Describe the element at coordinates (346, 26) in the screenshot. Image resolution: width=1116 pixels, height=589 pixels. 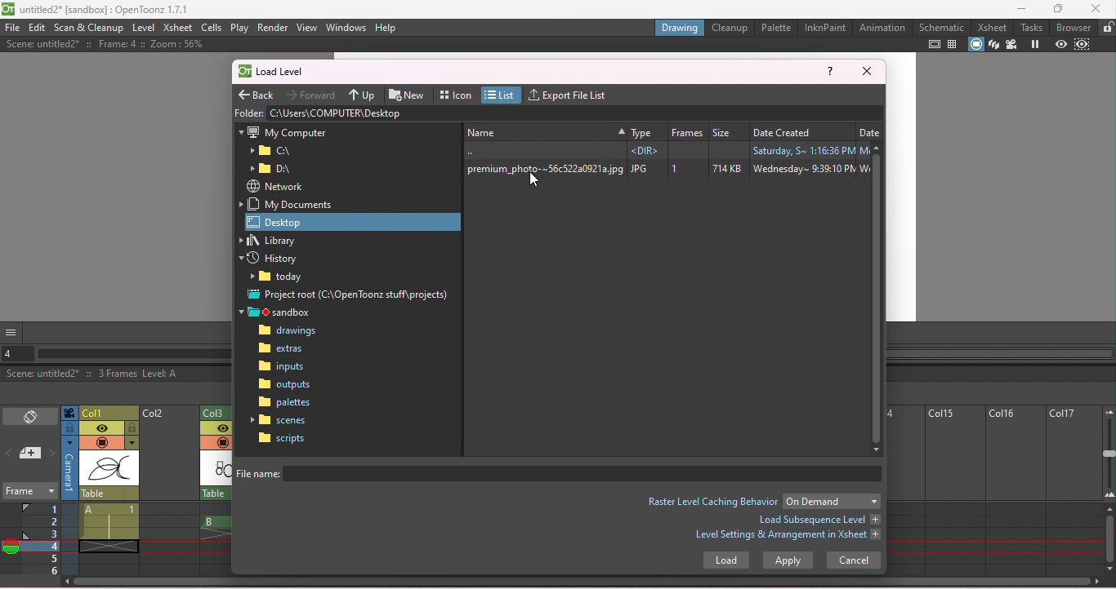
I see `Windows` at that location.